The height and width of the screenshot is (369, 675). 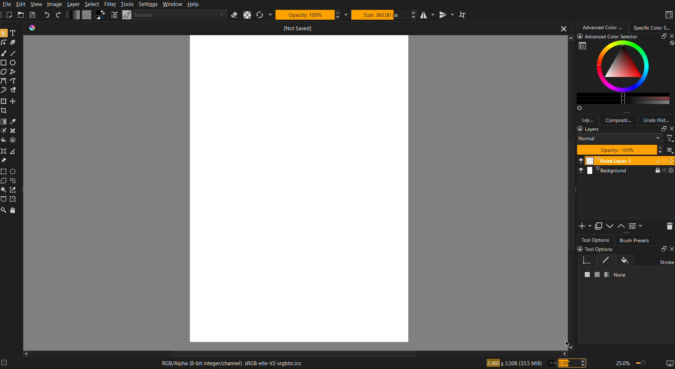 What do you see at coordinates (20, 15) in the screenshot?
I see `Open` at bounding box center [20, 15].